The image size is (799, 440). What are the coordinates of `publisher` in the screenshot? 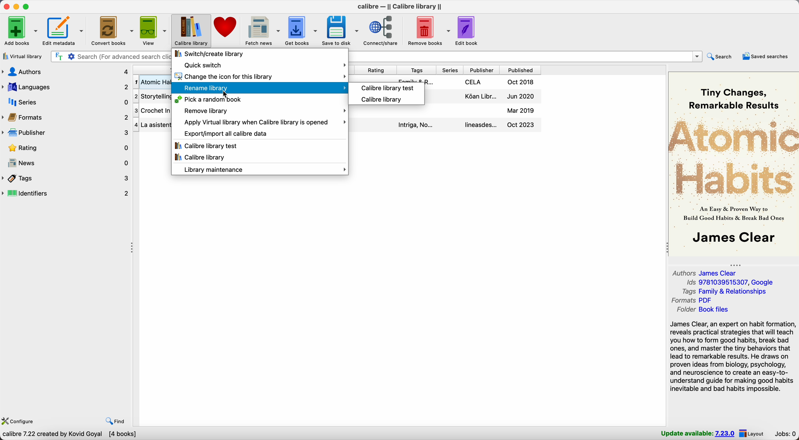 It's located at (482, 70).